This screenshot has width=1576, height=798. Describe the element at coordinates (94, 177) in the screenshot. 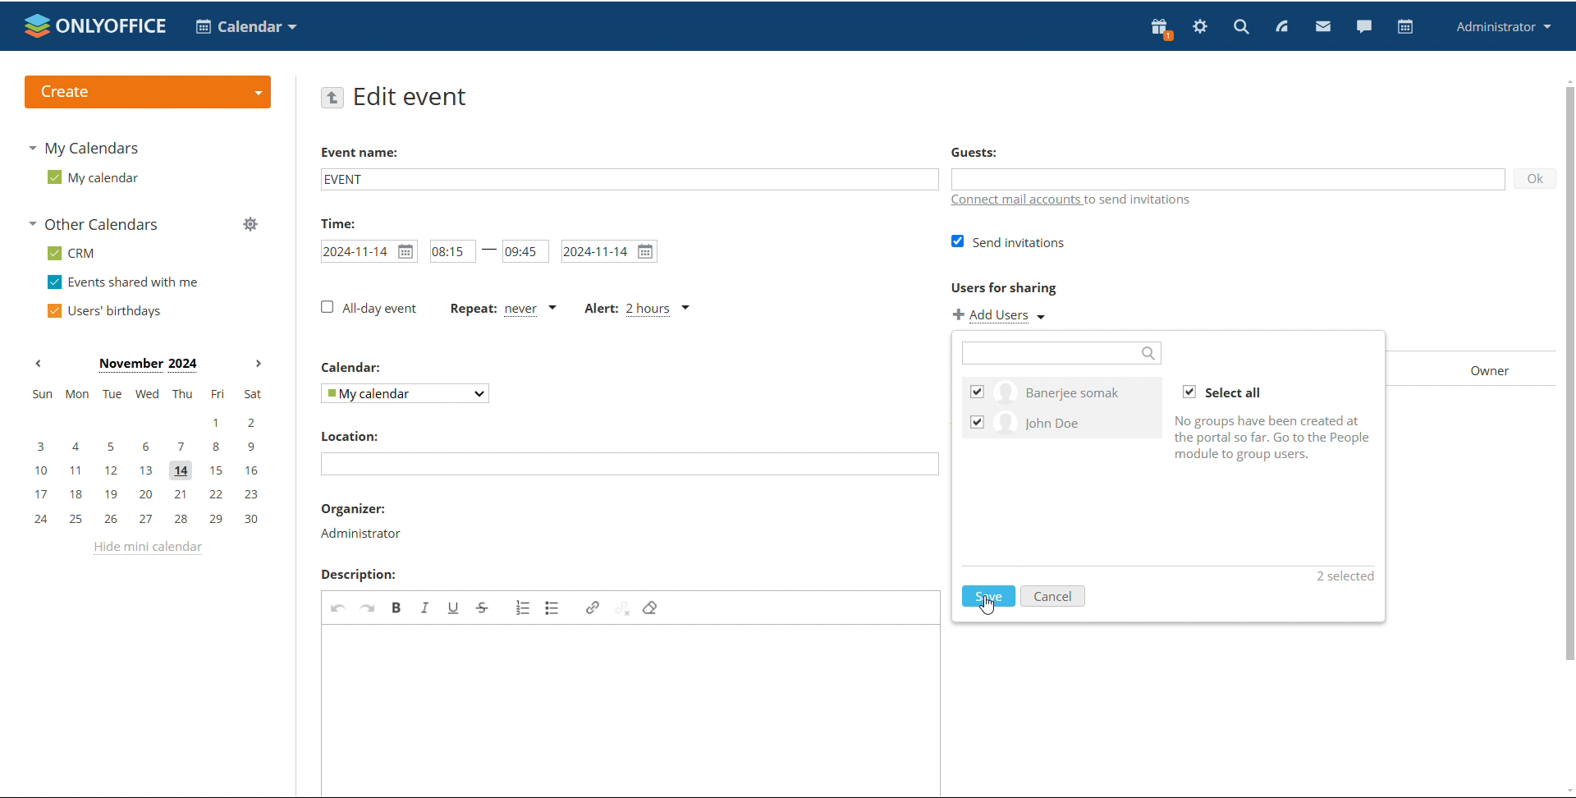

I see `my calendar` at that location.